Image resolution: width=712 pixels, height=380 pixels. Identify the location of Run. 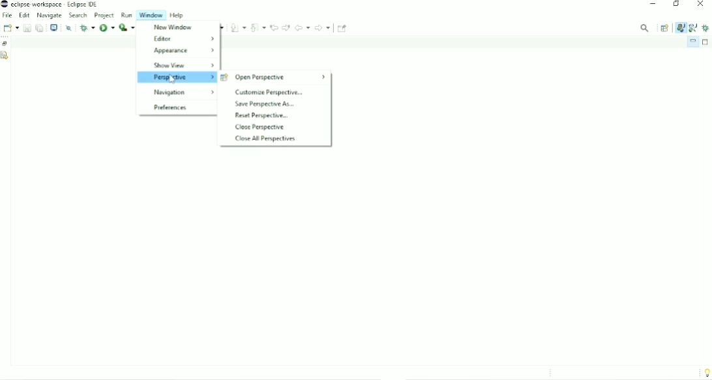
(107, 28).